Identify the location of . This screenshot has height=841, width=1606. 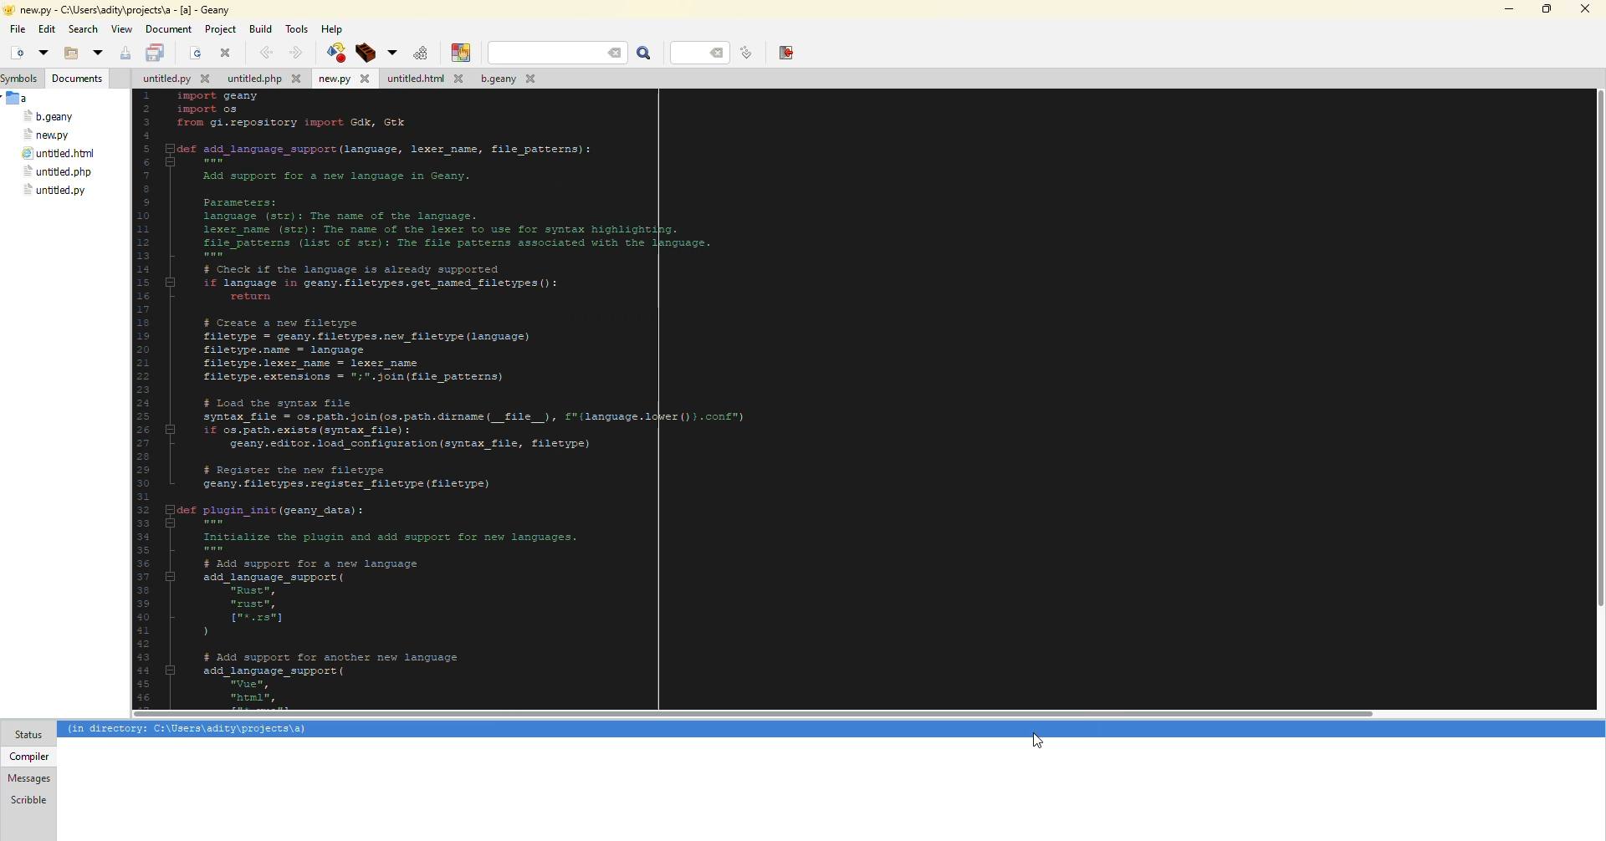
(1596, 359).